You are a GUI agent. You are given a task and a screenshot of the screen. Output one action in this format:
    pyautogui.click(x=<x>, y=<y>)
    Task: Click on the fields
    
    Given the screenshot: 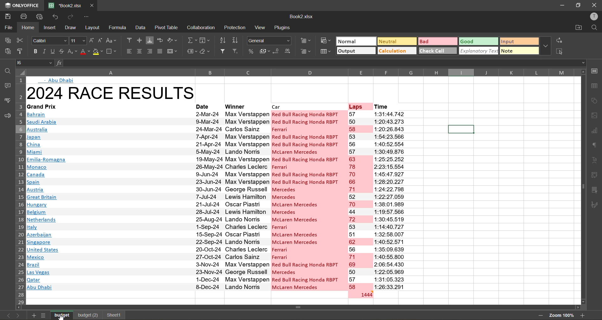 What is the action you would take?
    pyautogui.click(x=205, y=41)
    